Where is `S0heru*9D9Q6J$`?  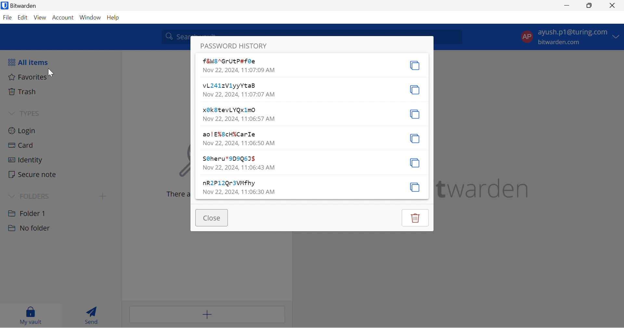
S0heru*9D9Q6J$ is located at coordinates (228, 158).